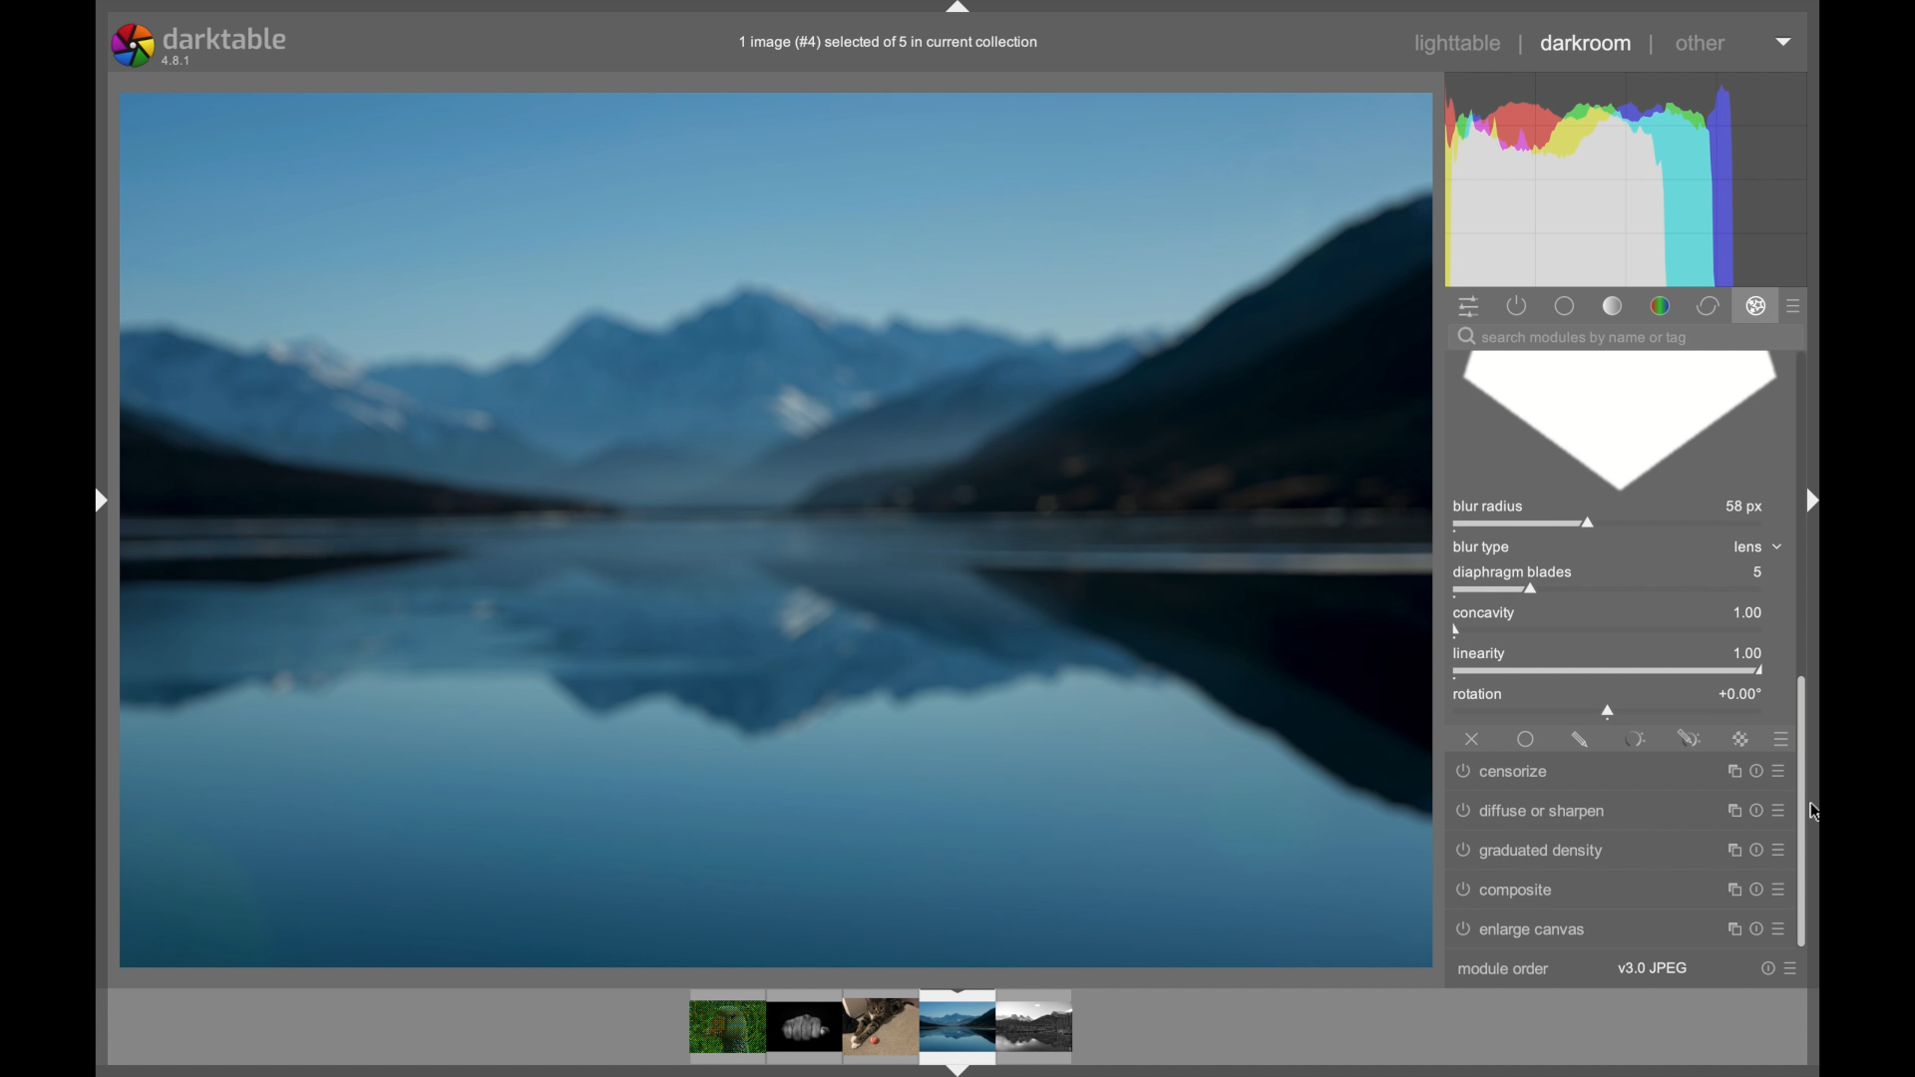 The width and height of the screenshot is (1915, 1077). I want to click on drag handle, so click(959, 9).